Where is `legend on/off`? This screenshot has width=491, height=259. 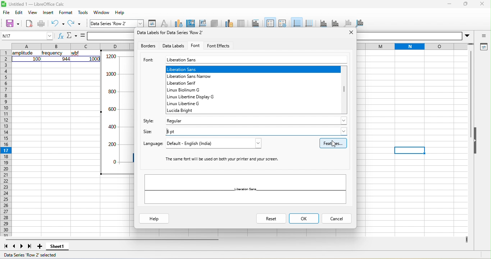
legend on/off is located at coordinates (270, 22).